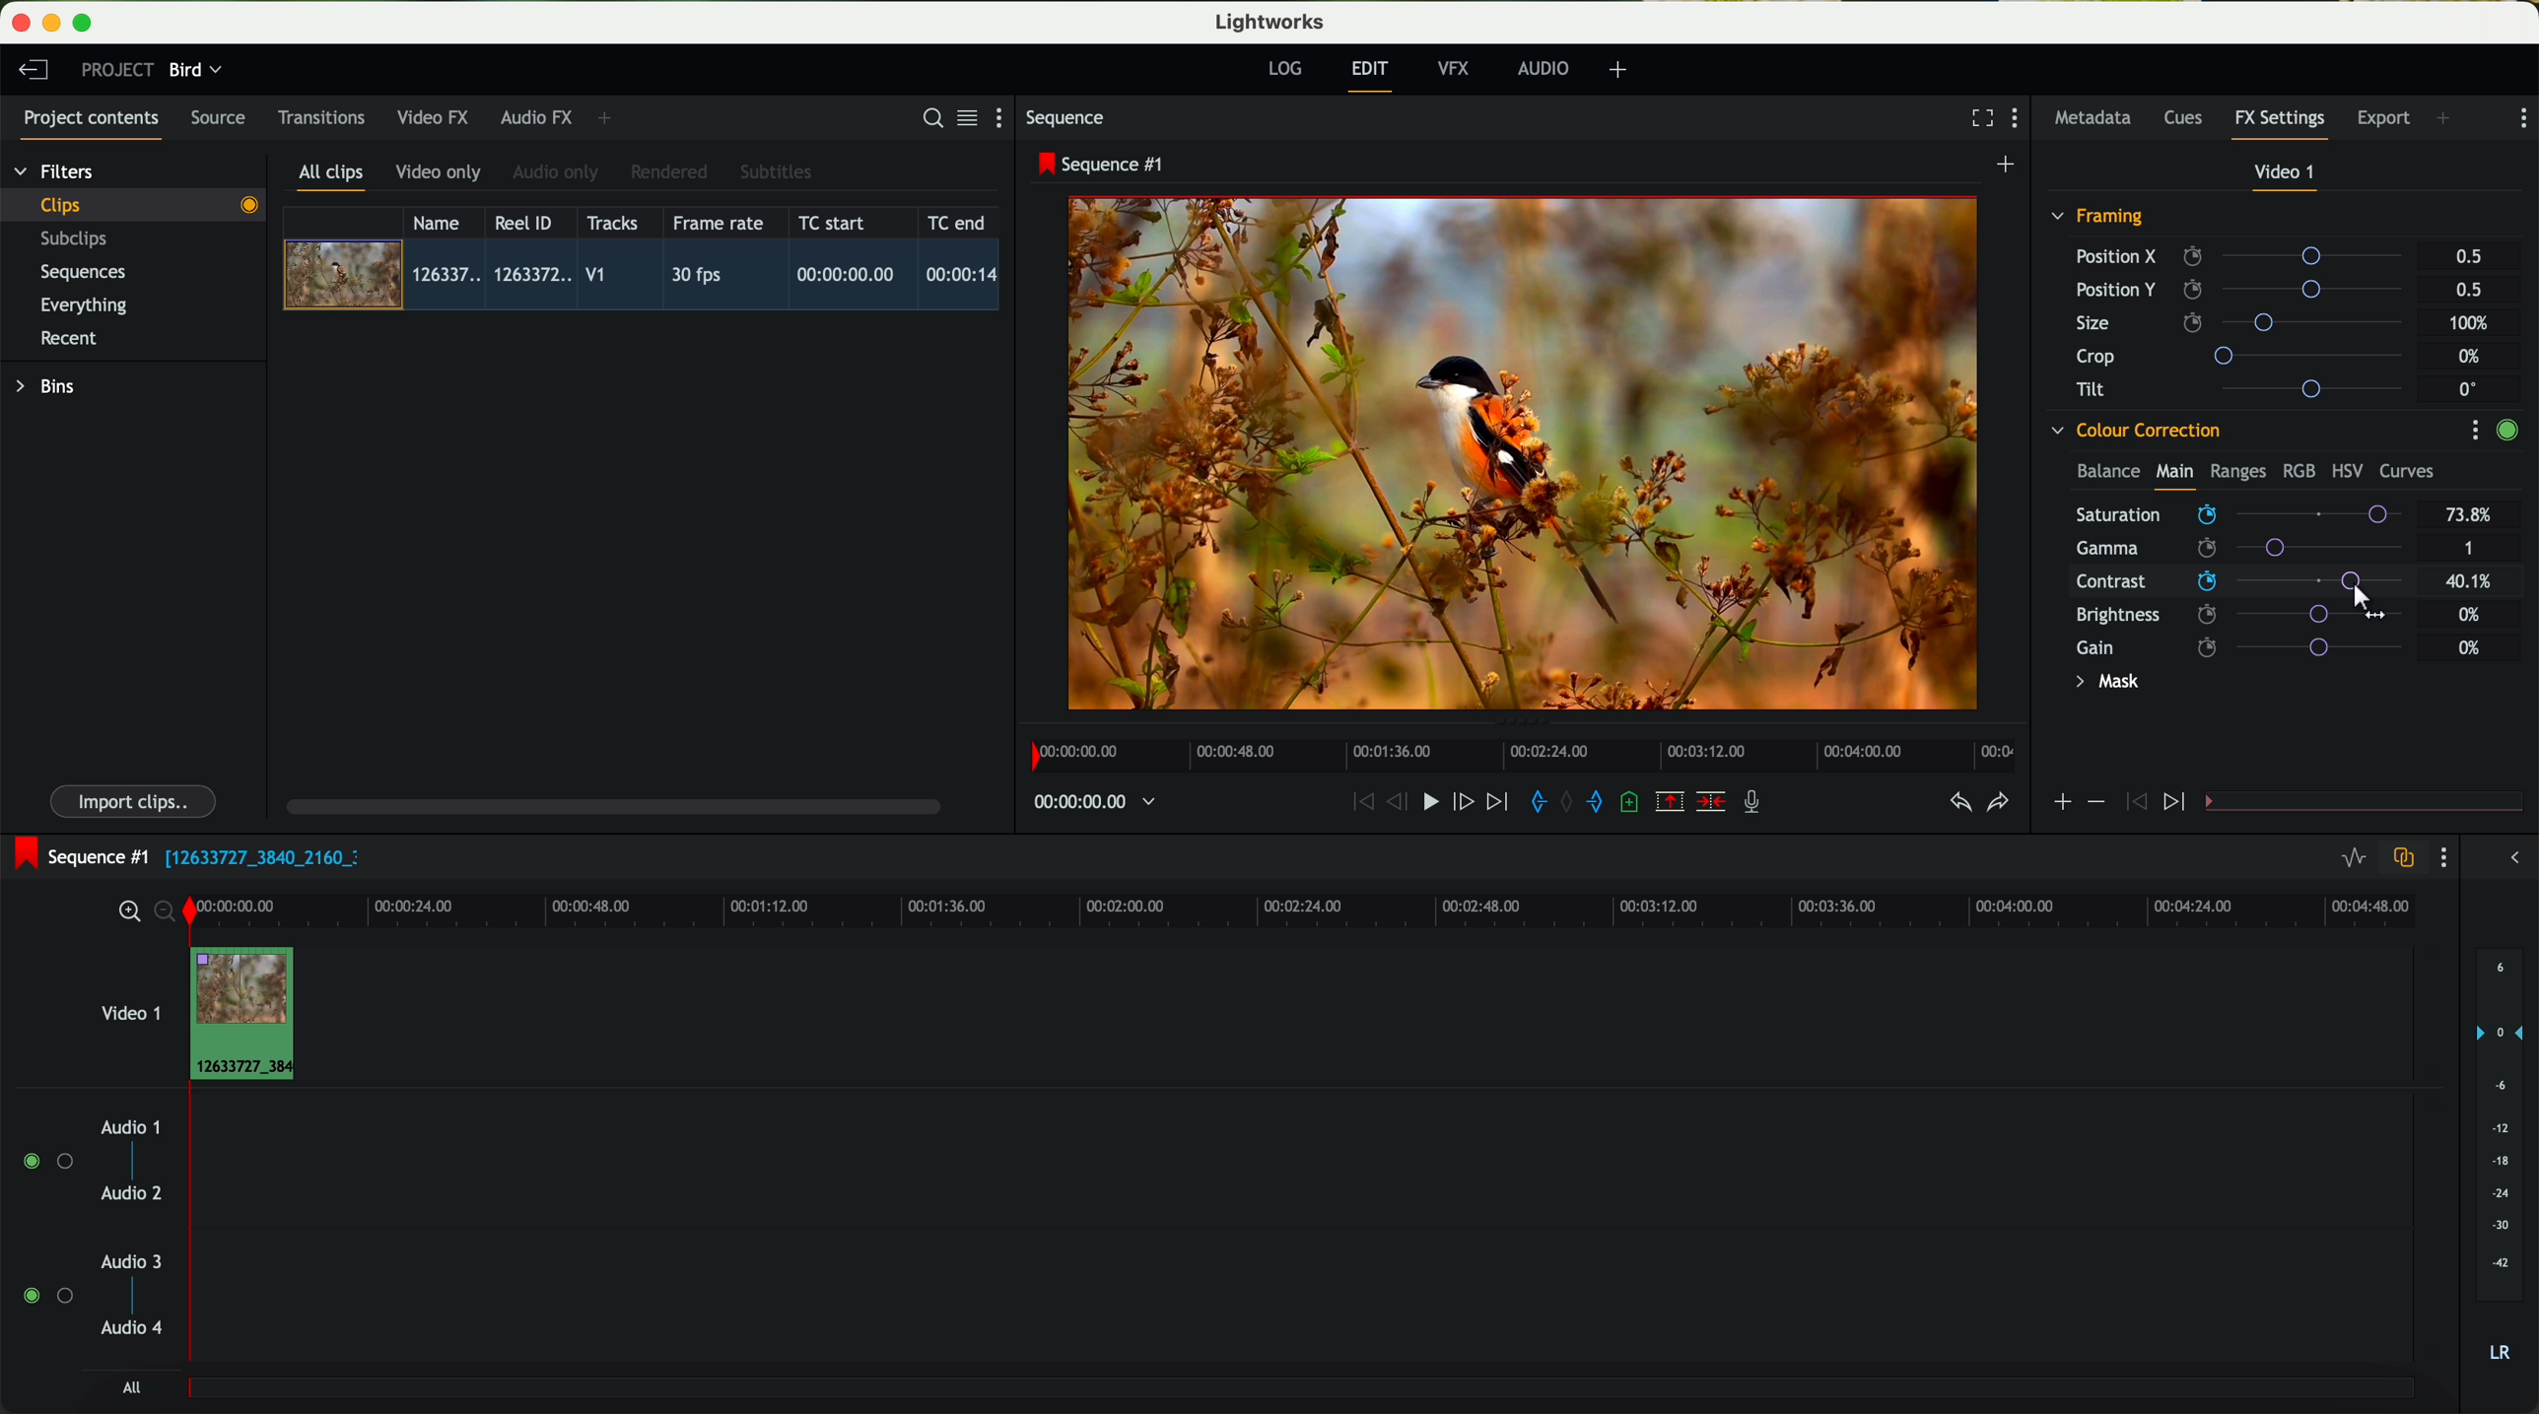 The image size is (2539, 1414). I want to click on zoom out, so click(167, 914).